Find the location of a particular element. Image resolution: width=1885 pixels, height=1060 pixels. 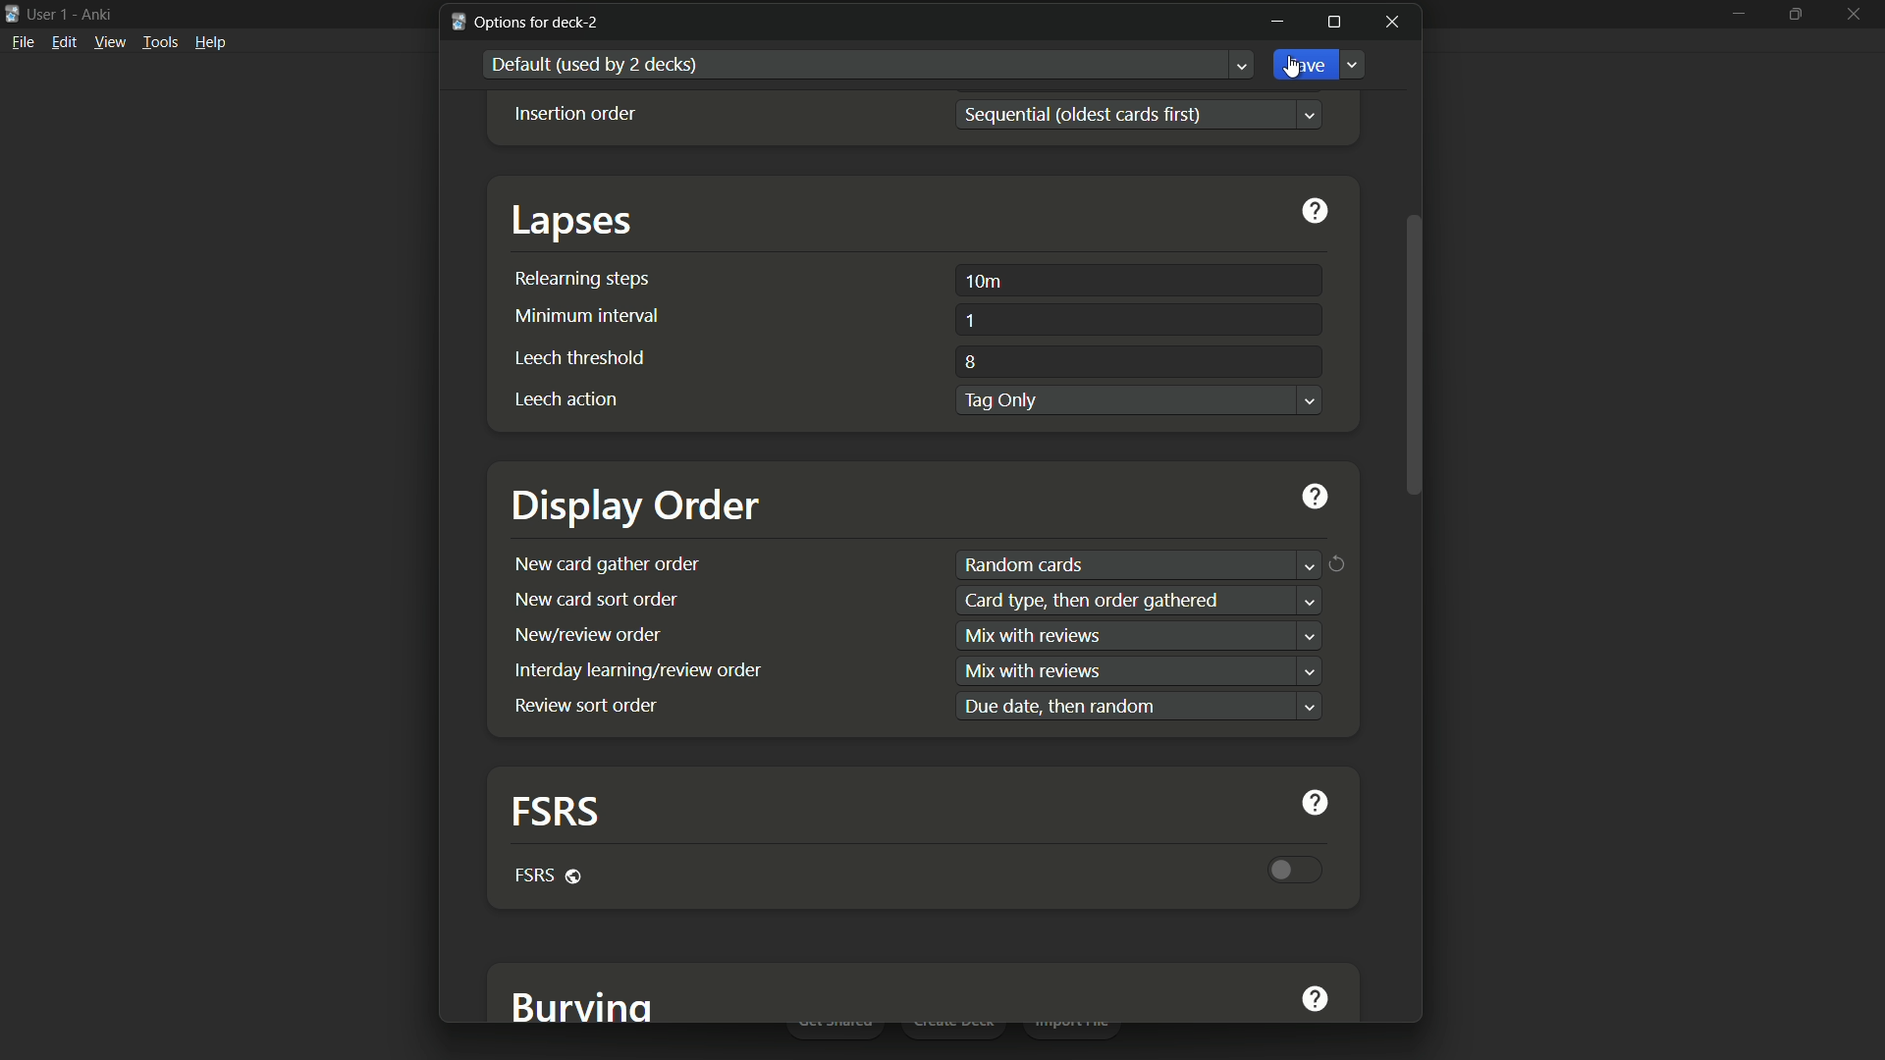

10m is located at coordinates (985, 281).